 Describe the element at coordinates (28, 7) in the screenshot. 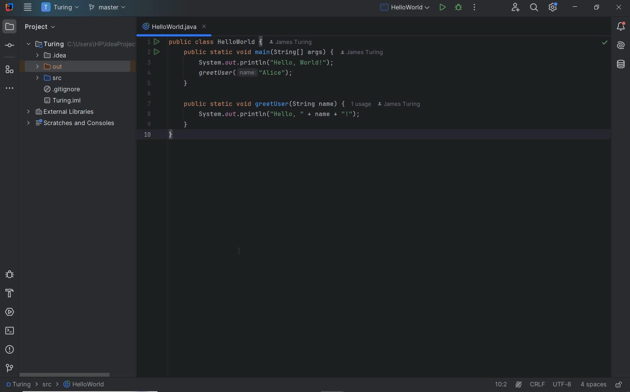

I see `main menu` at that location.